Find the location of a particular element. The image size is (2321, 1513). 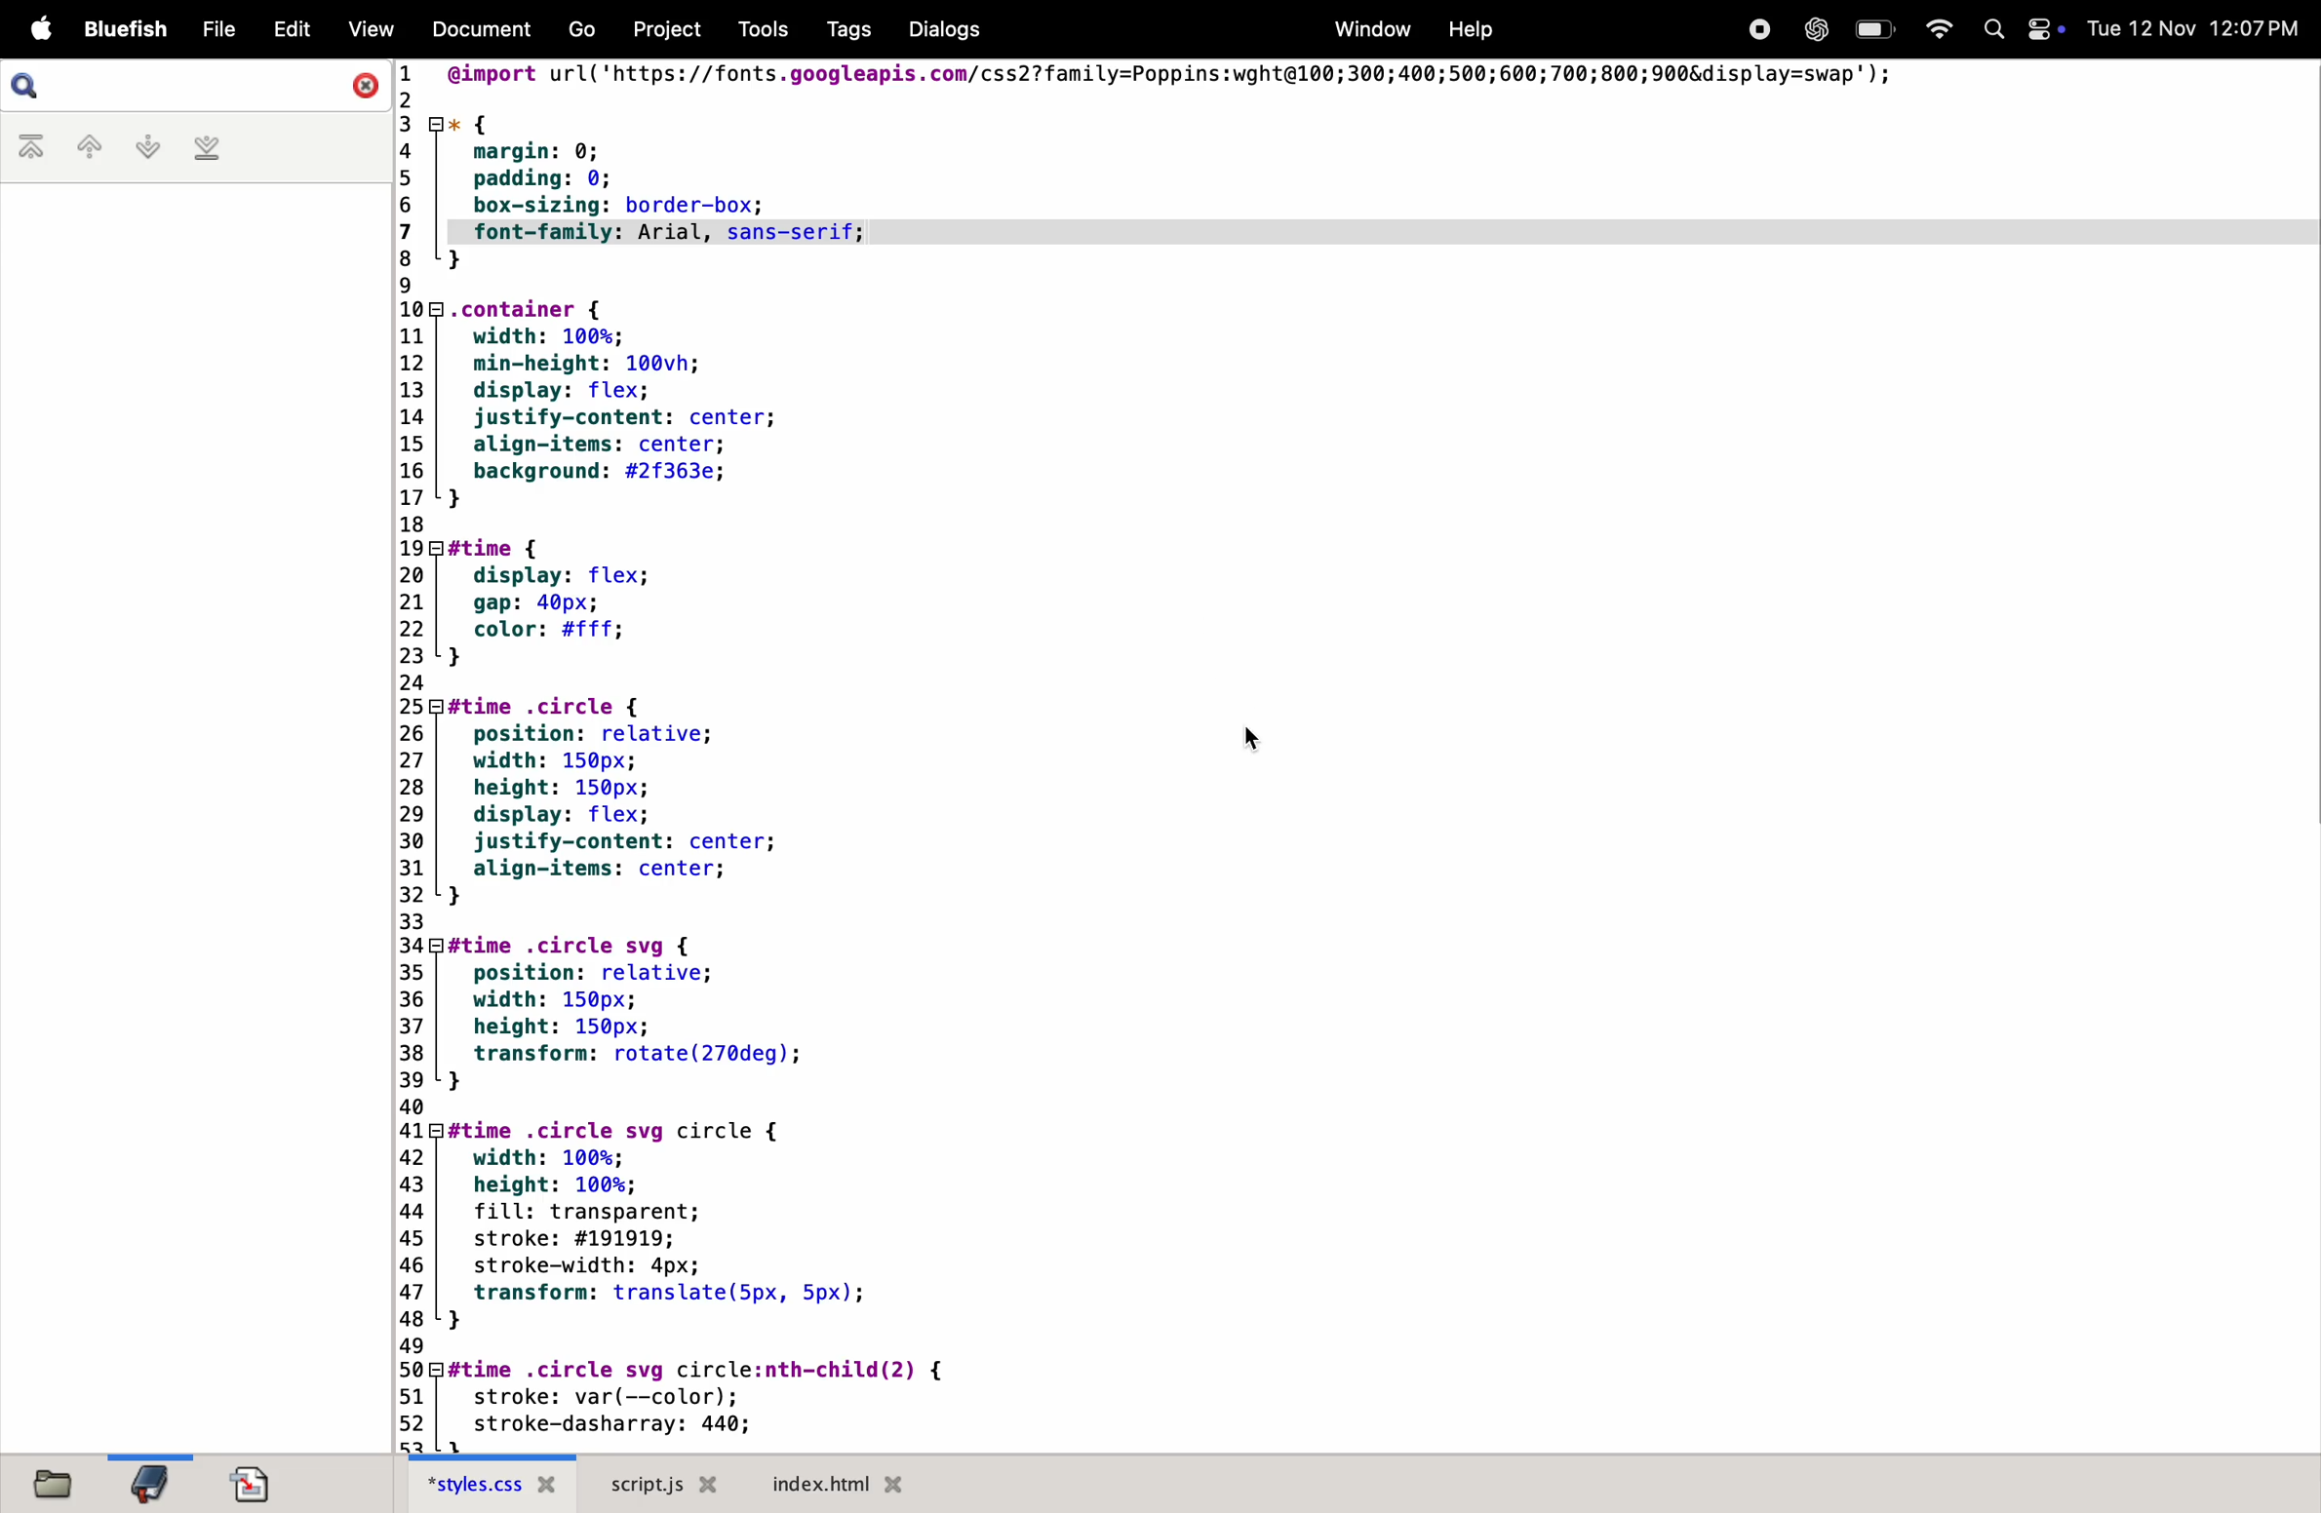

tags is located at coordinates (841, 30).